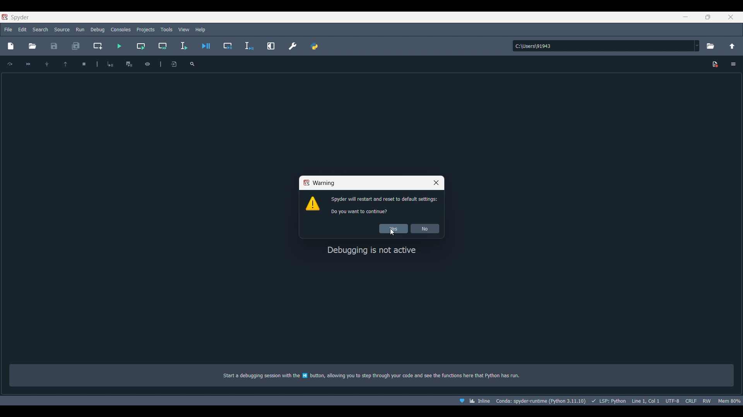 Image resolution: width=743 pixels, height=417 pixels. What do you see at coordinates (228, 46) in the screenshot?
I see `Debug cell` at bounding box center [228, 46].